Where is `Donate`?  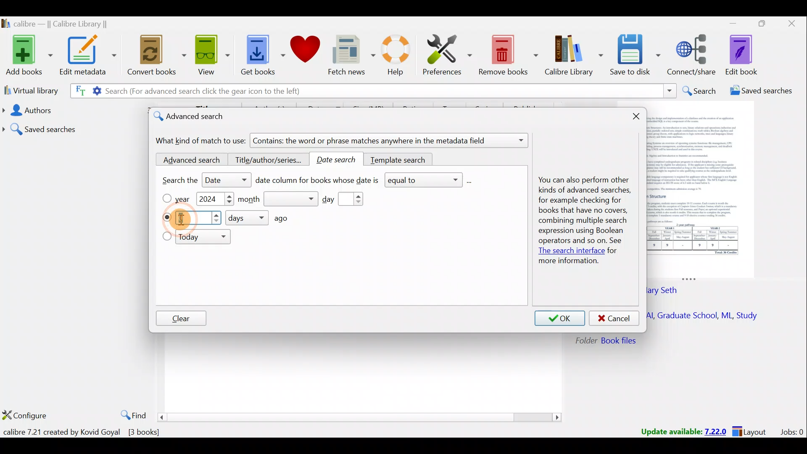
Donate is located at coordinates (305, 50).